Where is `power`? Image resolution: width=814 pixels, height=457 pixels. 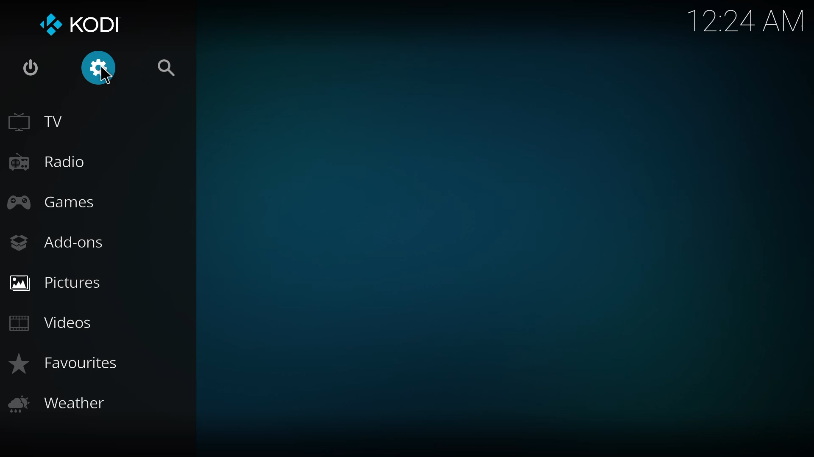
power is located at coordinates (29, 69).